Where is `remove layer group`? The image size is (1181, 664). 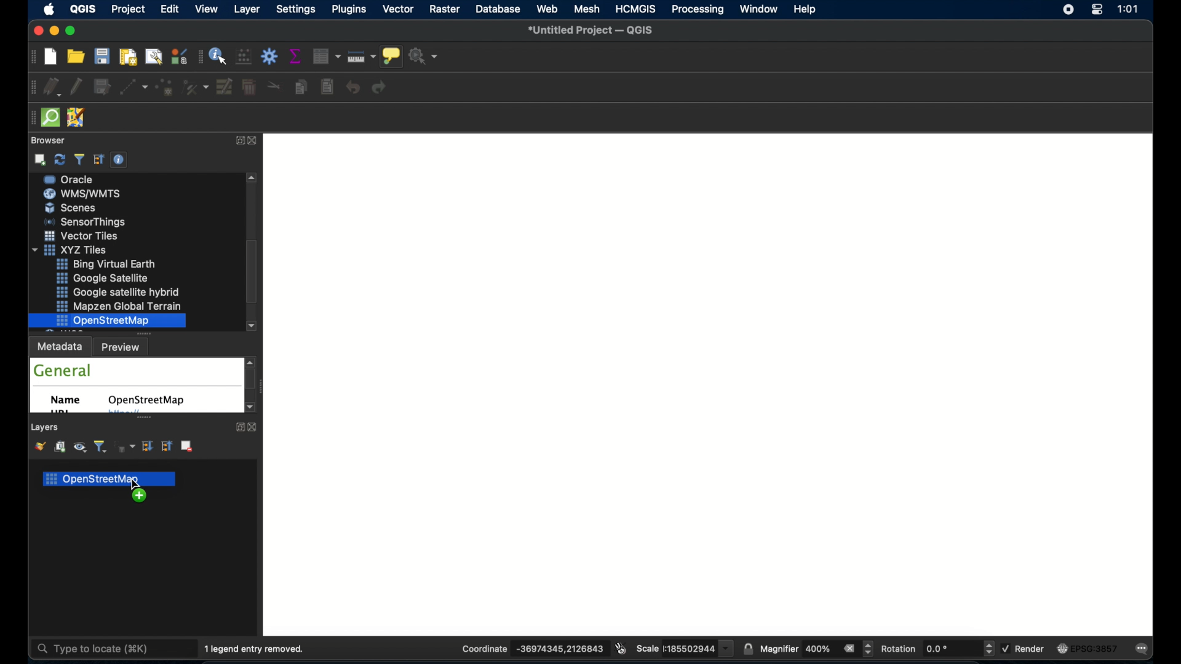
remove layer group is located at coordinates (189, 447).